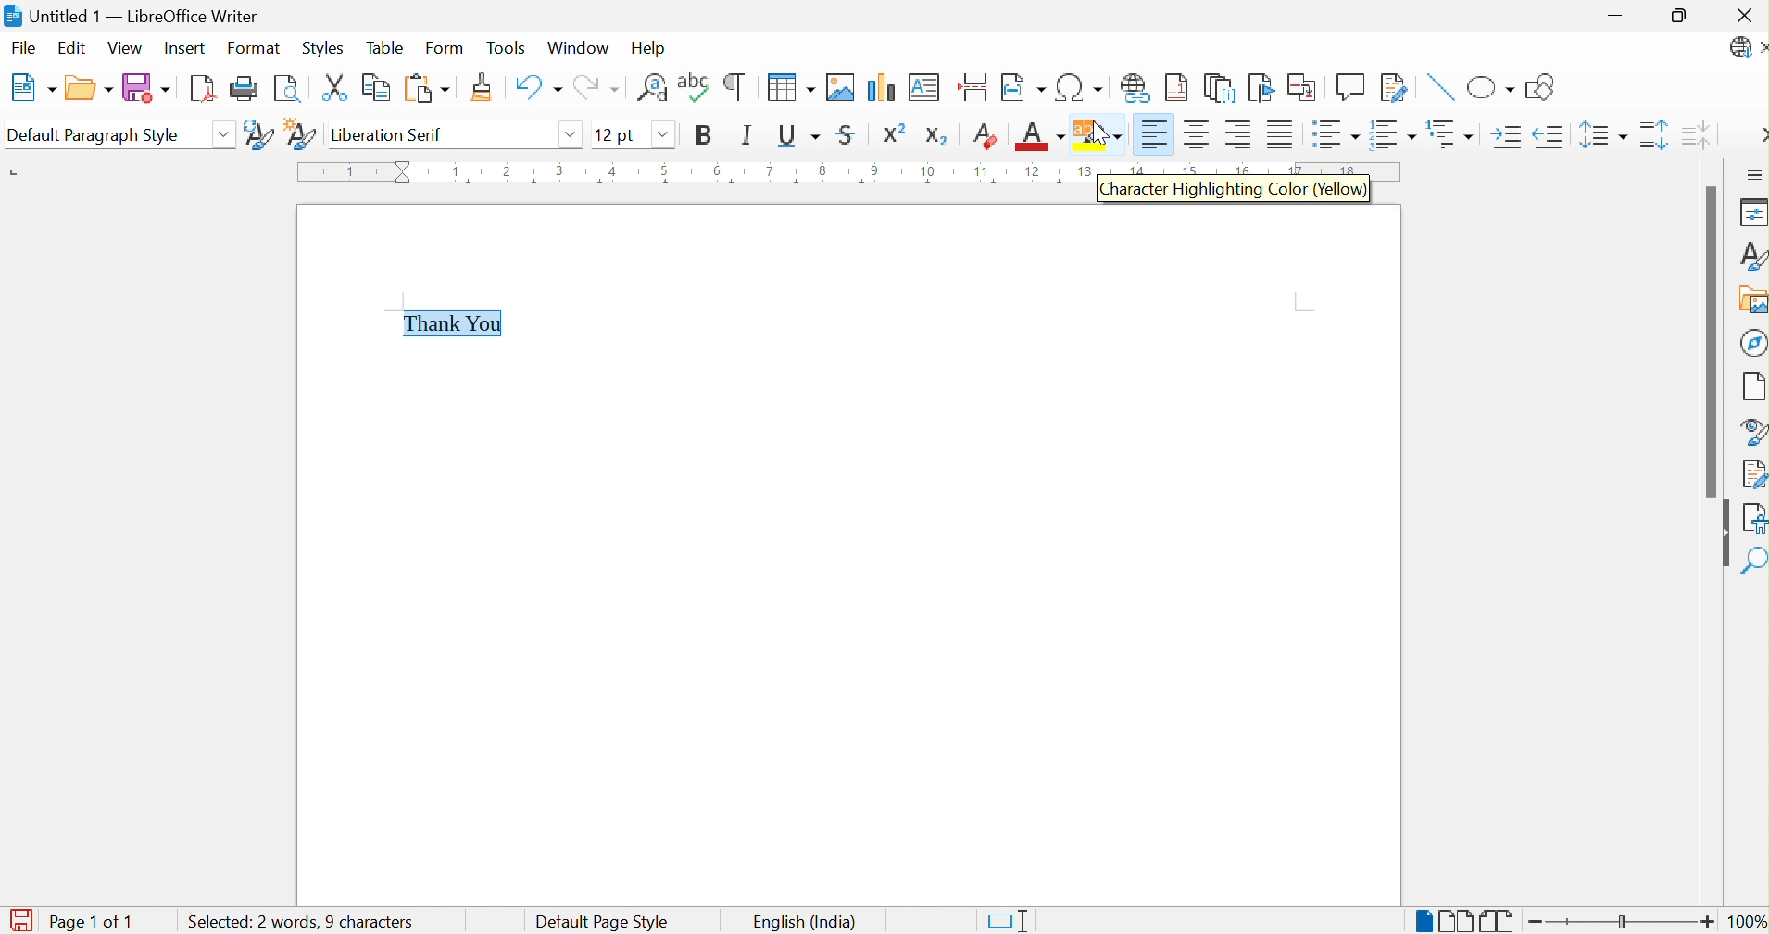 The height and width of the screenshot is (934, 1769). Describe the element at coordinates (1488, 84) in the screenshot. I see `Basic Shapes` at that location.